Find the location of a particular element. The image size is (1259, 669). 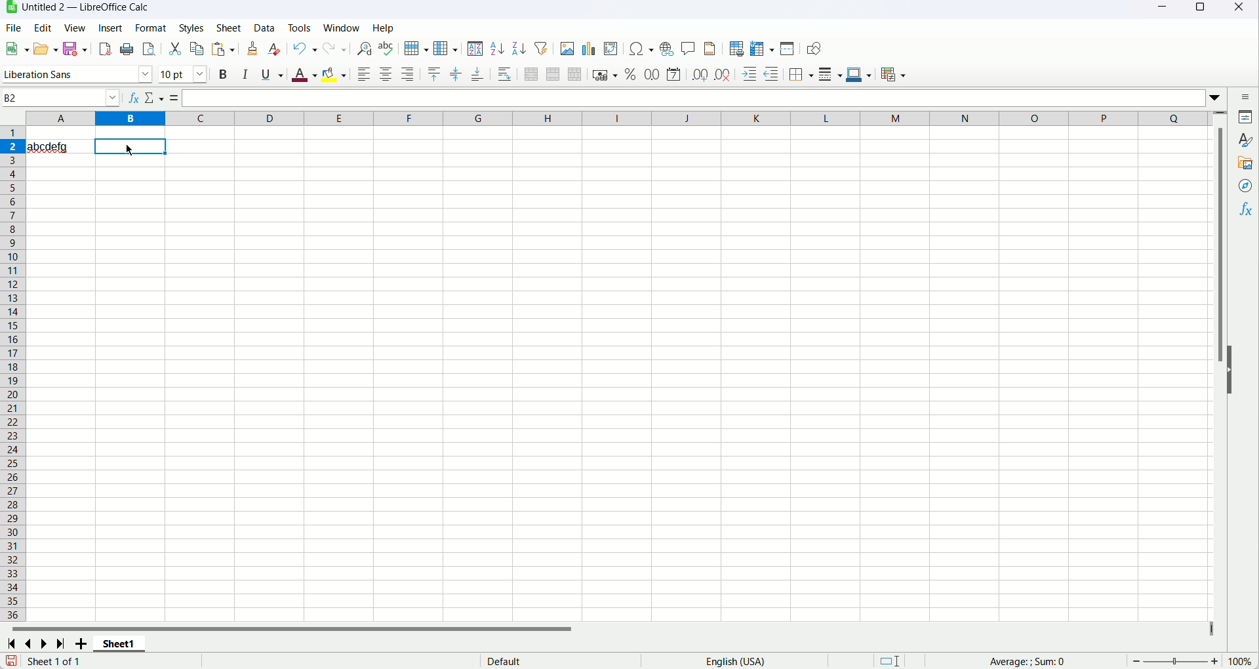

format as number is located at coordinates (652, 75).